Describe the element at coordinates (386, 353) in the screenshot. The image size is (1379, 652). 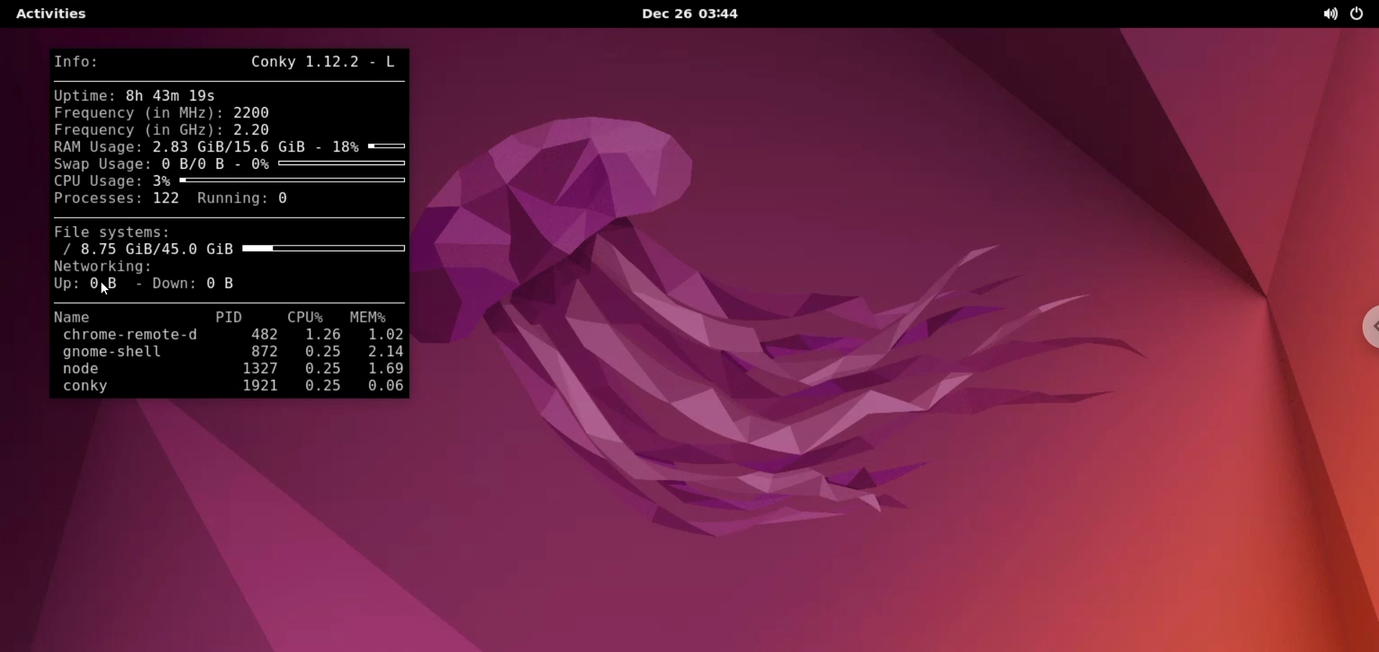
I see `2.14` at that location.